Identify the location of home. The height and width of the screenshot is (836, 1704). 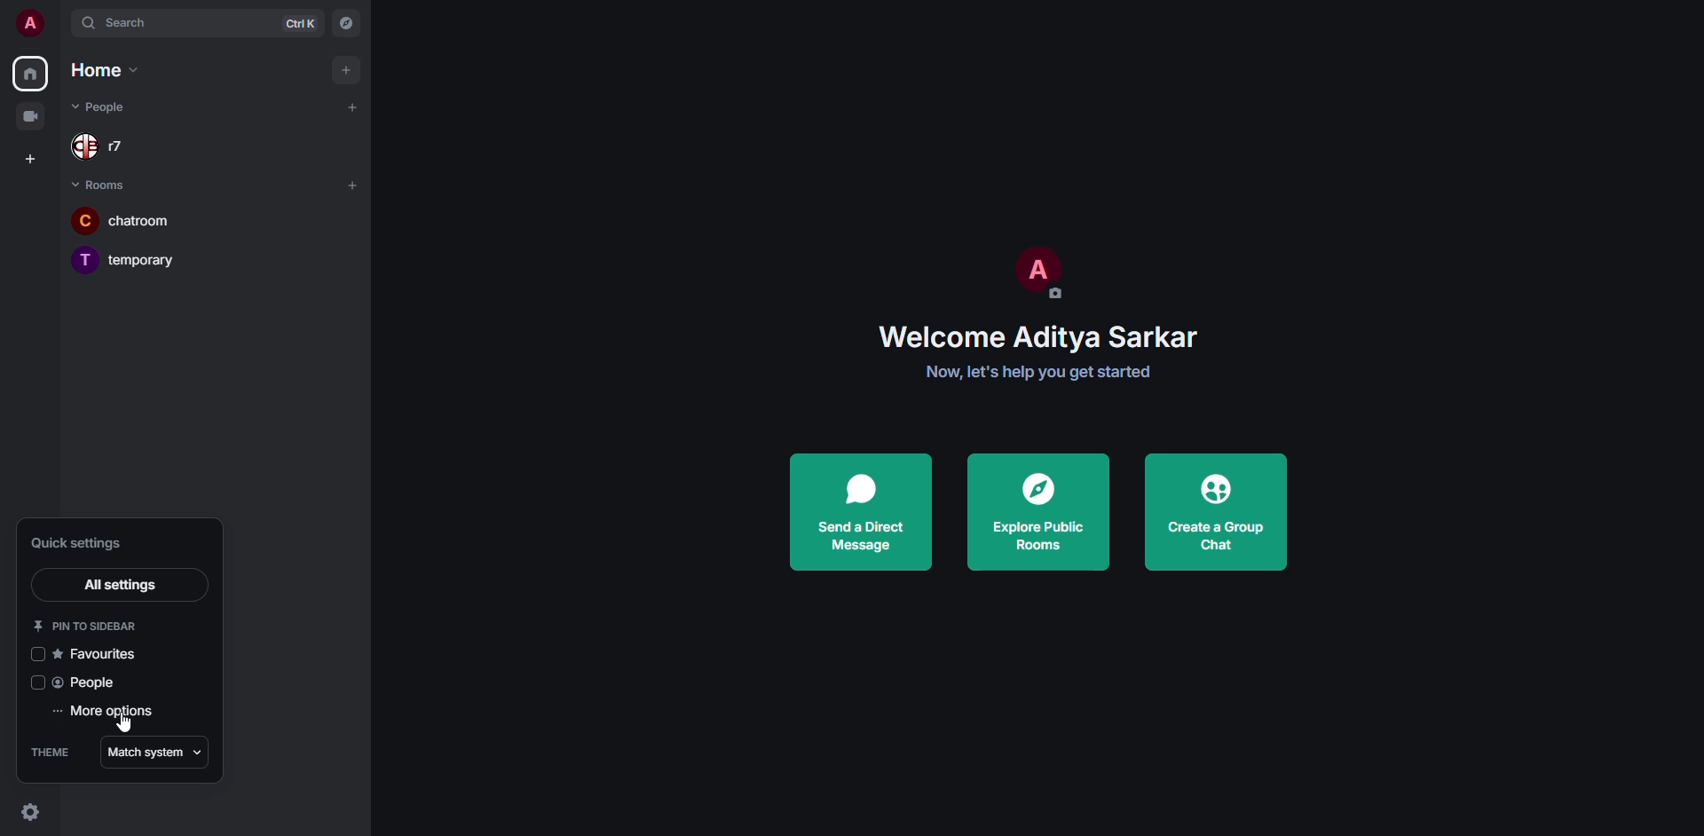
(101, 68).